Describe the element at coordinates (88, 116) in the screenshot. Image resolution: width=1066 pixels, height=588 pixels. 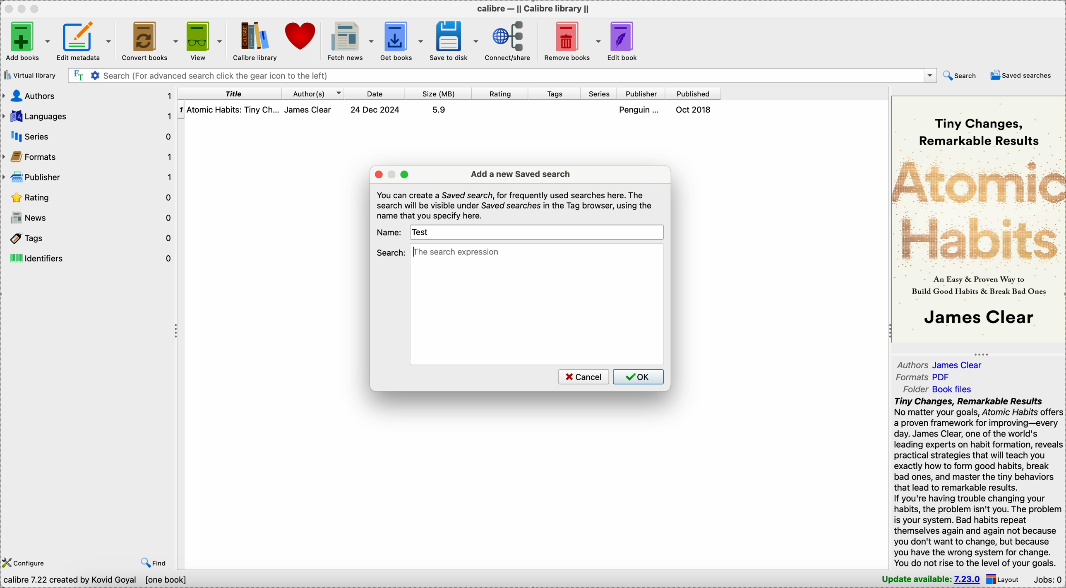
I see `languages` at that location.